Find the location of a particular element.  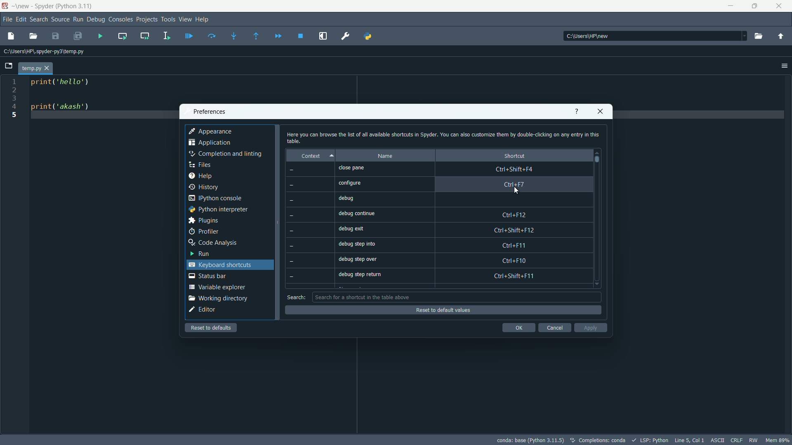

status bar is located at coordinates (207, 276).